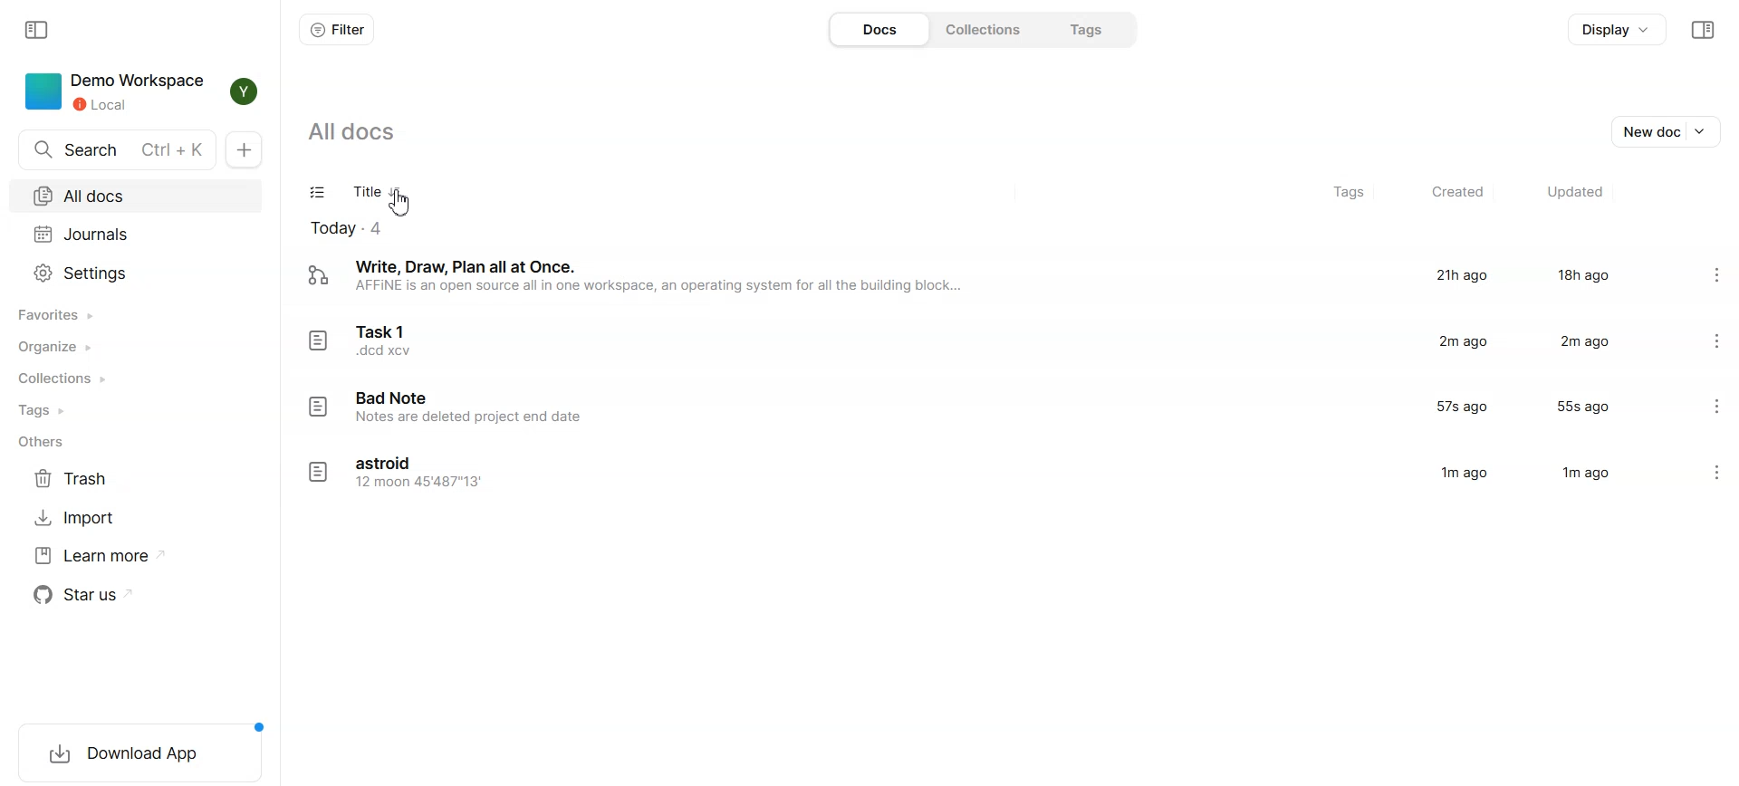  What do you see at coordinates (989, 28) in the screenshot?
I see `Collections` at bounding box center [989, 28].